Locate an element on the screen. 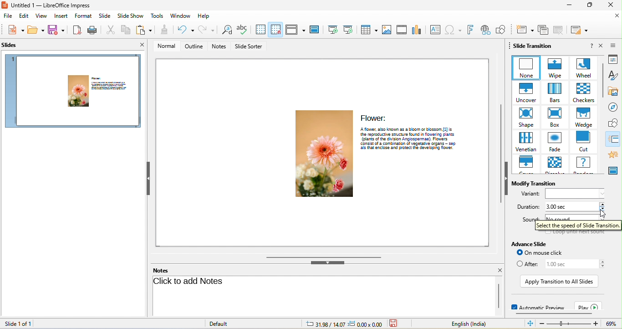  cut is located at coordinates (107, 30).